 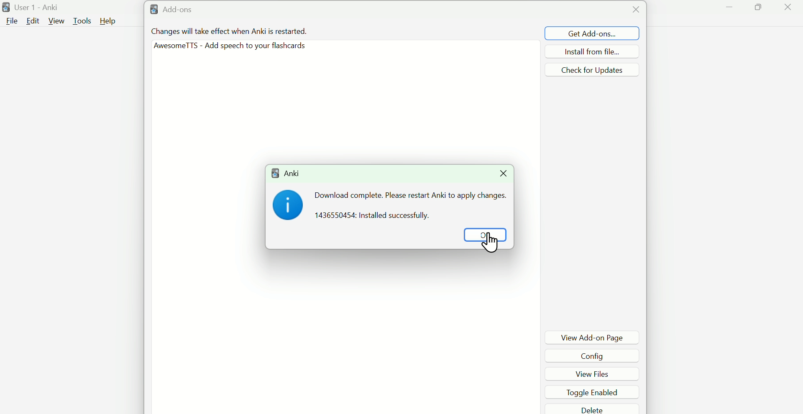 What do you see at coordinates (596, 373) in the screenshot?
I see `View files` at bounding box center [596, 373].